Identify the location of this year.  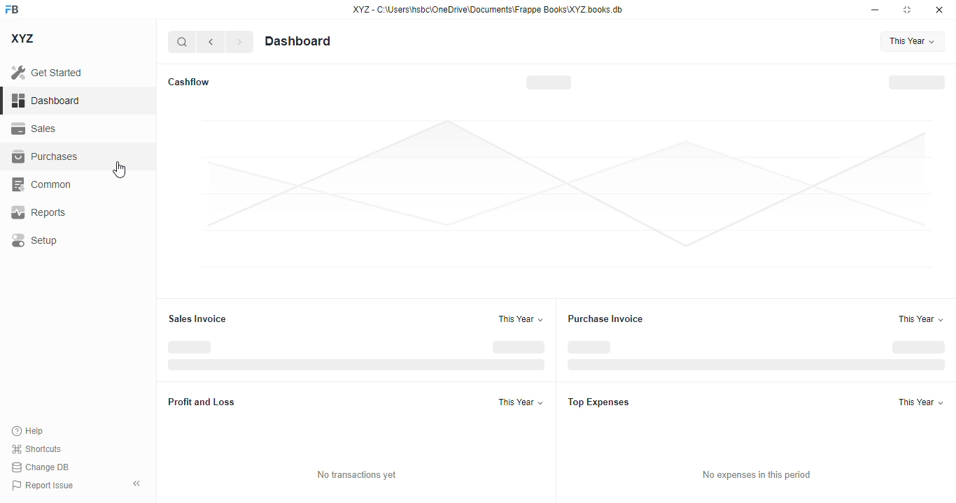
(912, 41).